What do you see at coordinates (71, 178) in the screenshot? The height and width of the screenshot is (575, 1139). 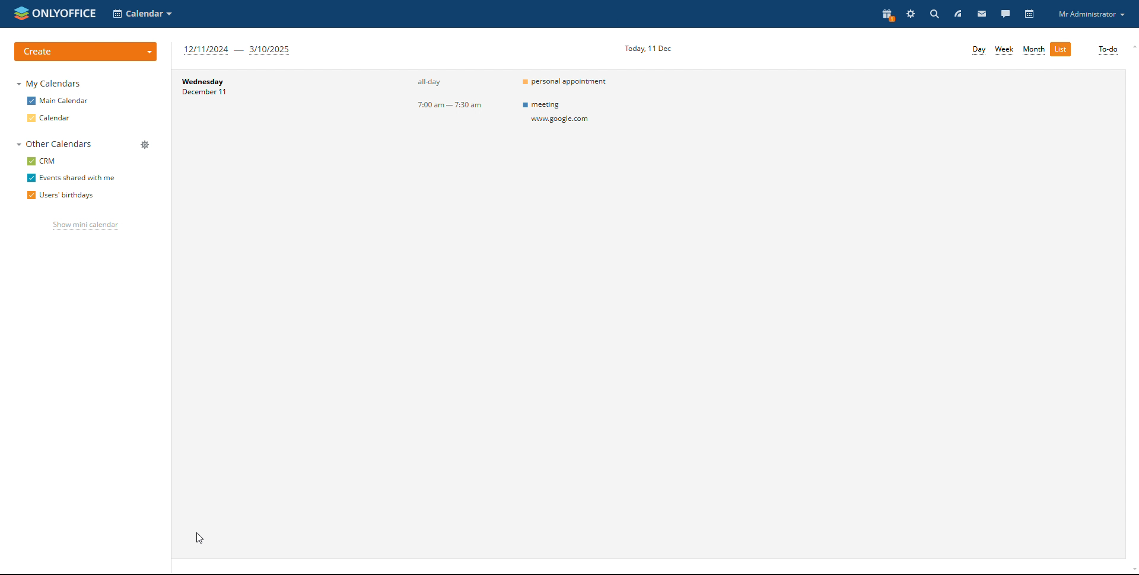 I see `events shared with me` at bounding box center [71, 178].